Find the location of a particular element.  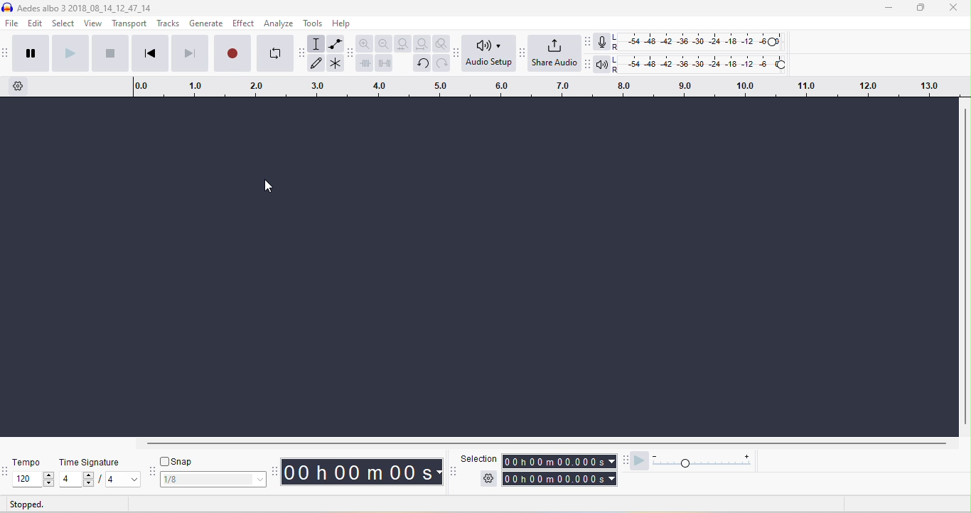

click to drag time looping region is located at coordinates (549, 86).